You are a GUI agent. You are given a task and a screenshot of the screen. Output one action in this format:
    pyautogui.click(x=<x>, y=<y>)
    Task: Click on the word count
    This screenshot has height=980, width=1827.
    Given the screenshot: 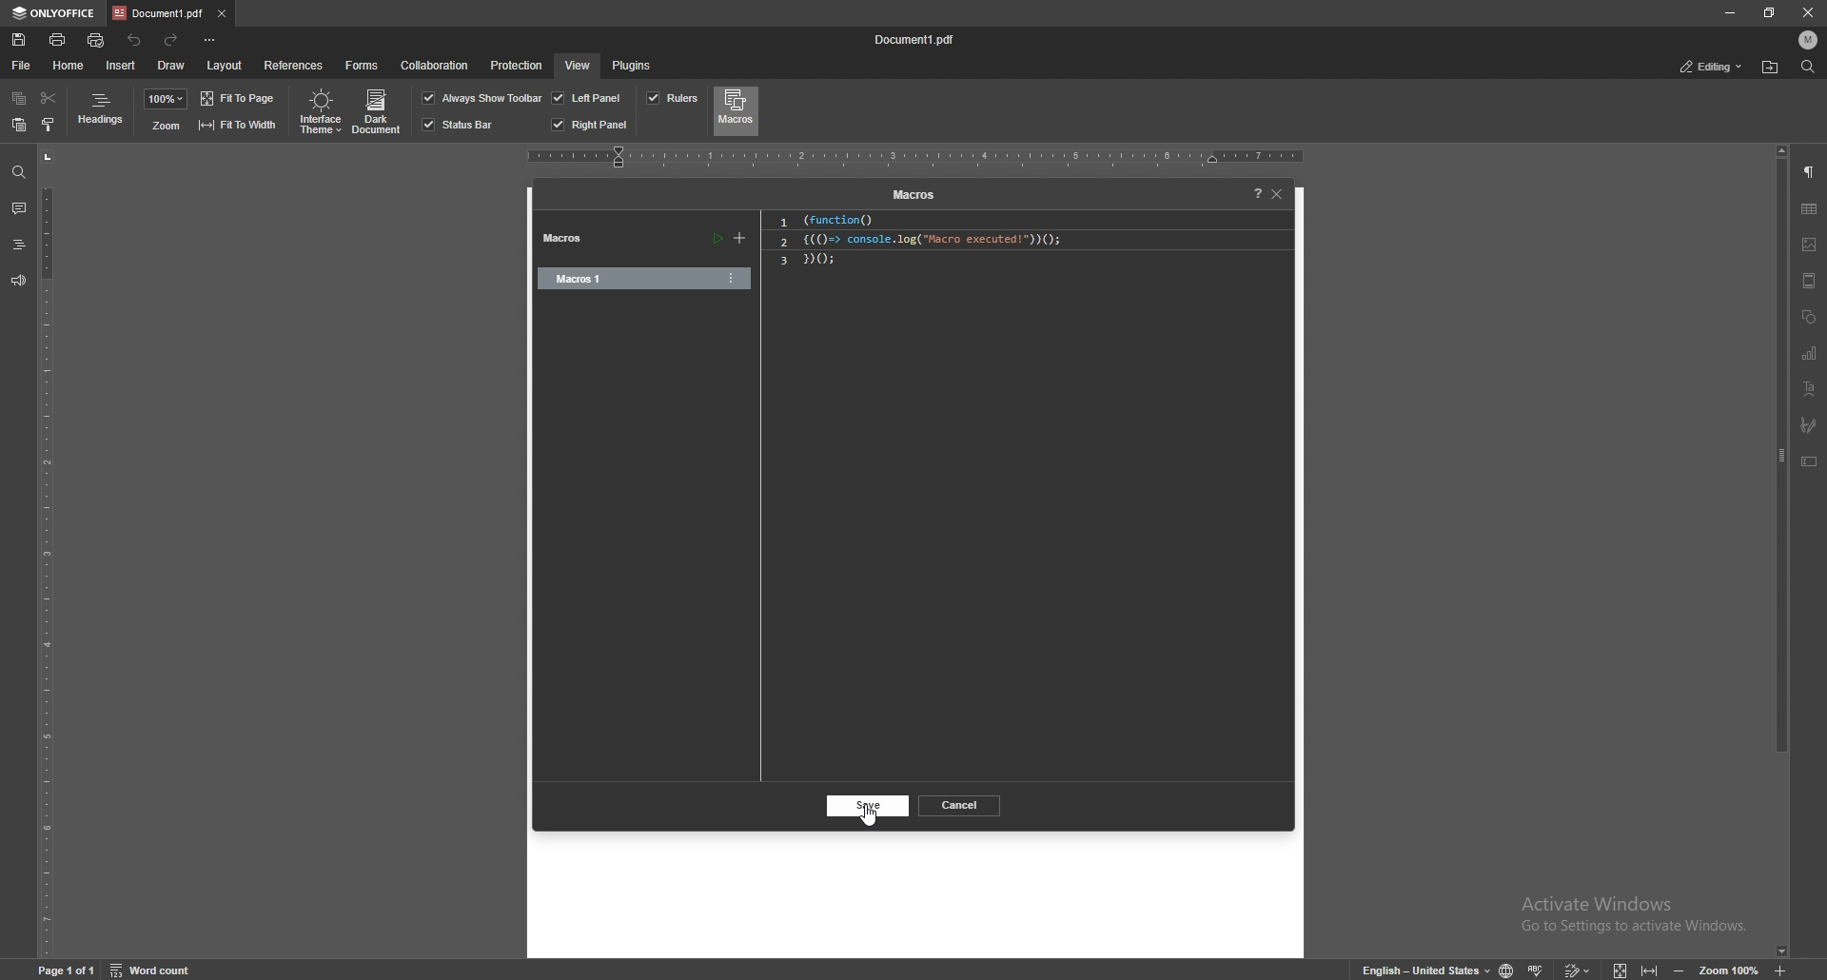 What is the action you would take?
    pyautogui.click(x=160, y=970)
    